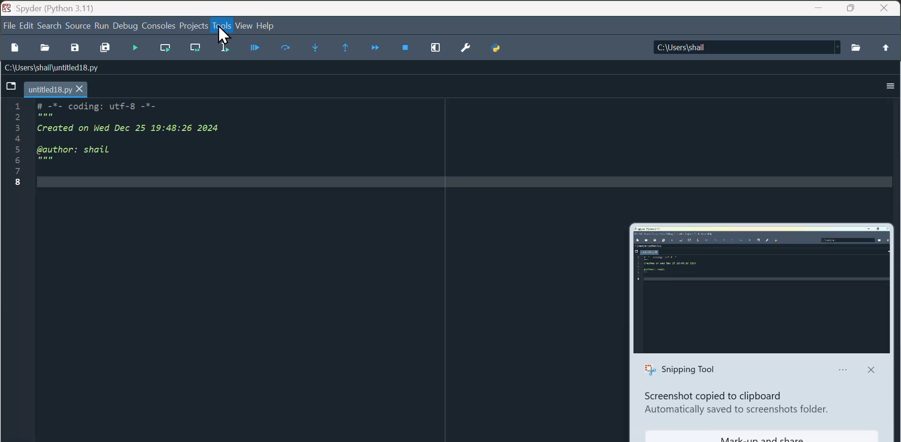  Describe the element at coordinates (884, 47) in the screenshot. I see `change to parent folder` at that location.